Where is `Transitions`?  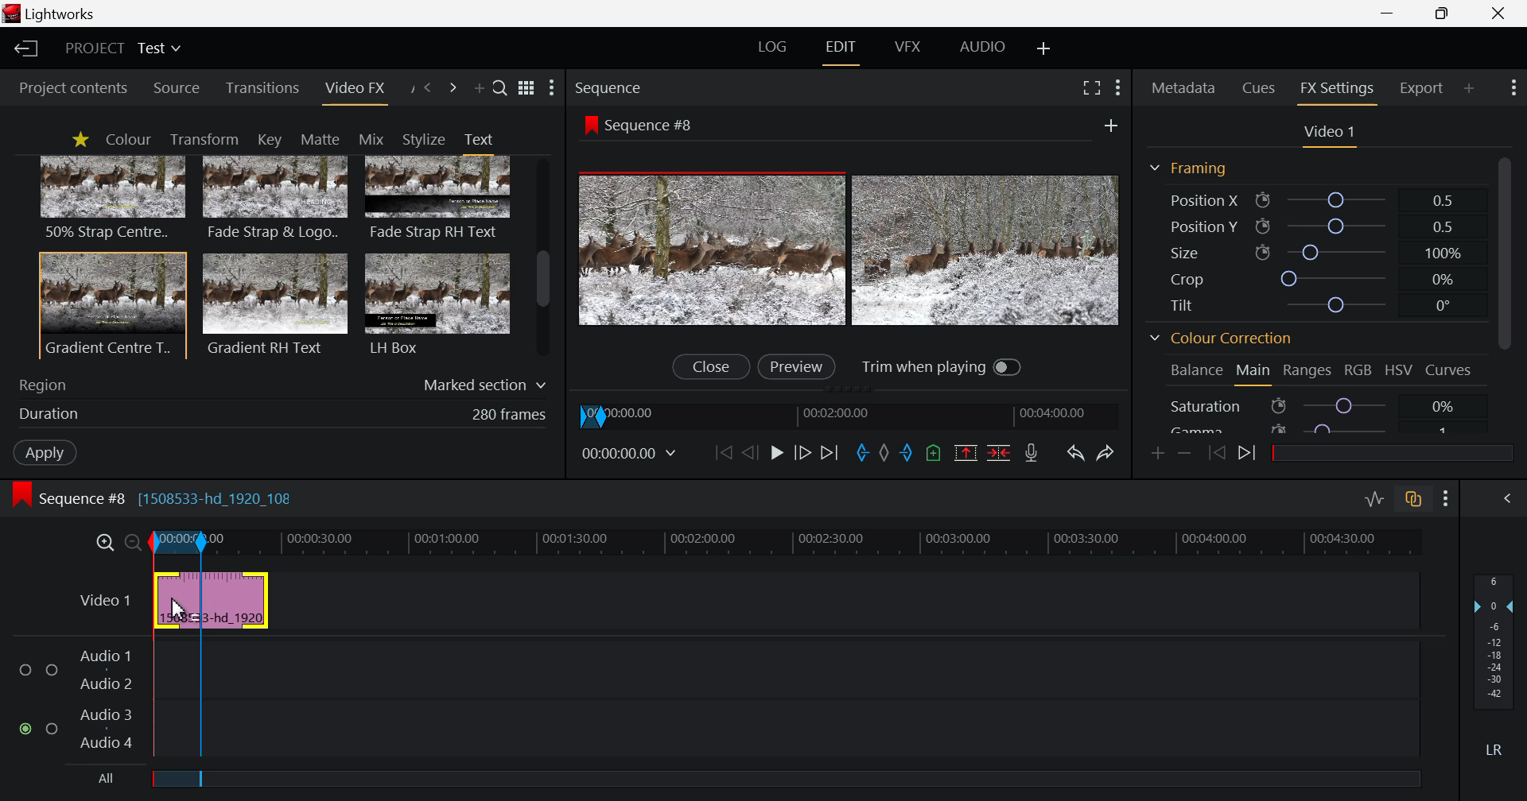 Transitions is located at coordinates (263, 88).